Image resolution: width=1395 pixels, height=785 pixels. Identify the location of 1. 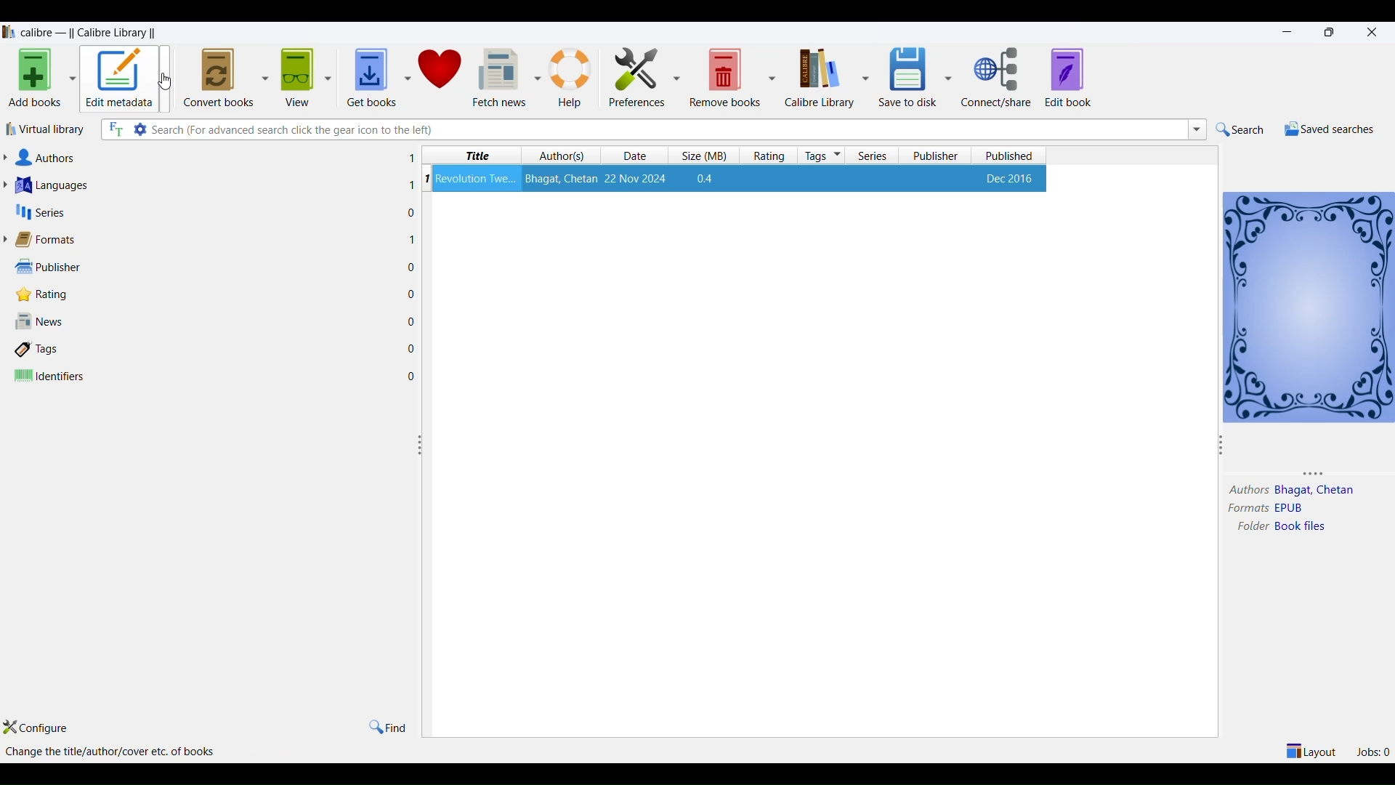
(411, 158).